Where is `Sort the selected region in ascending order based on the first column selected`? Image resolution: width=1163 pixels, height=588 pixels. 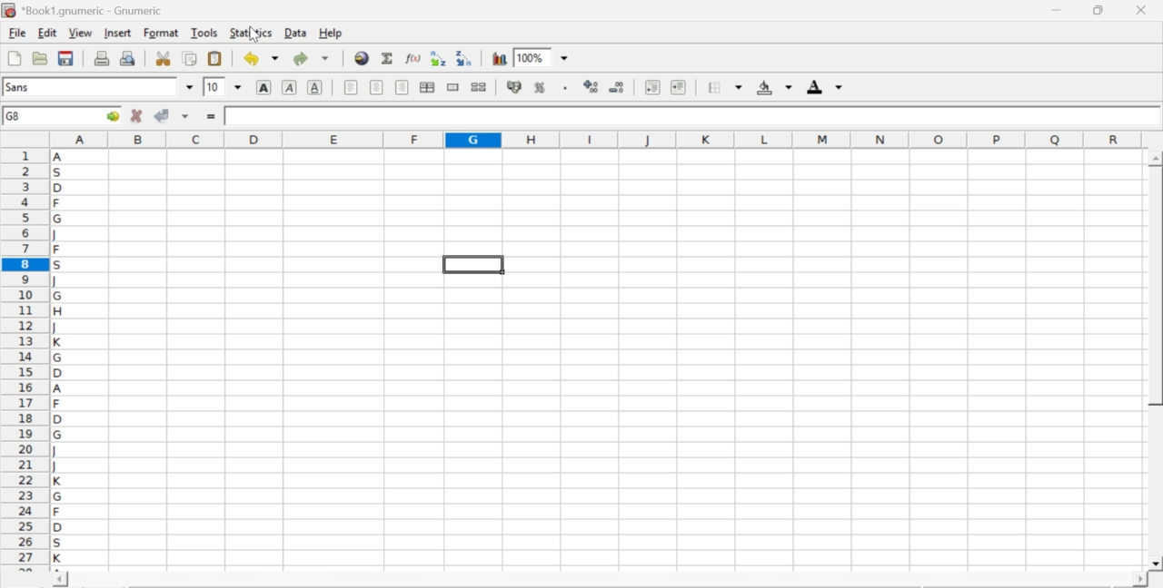 Sort the selected region in ascending order based on the first column selected is located at coordinates (441, 58).